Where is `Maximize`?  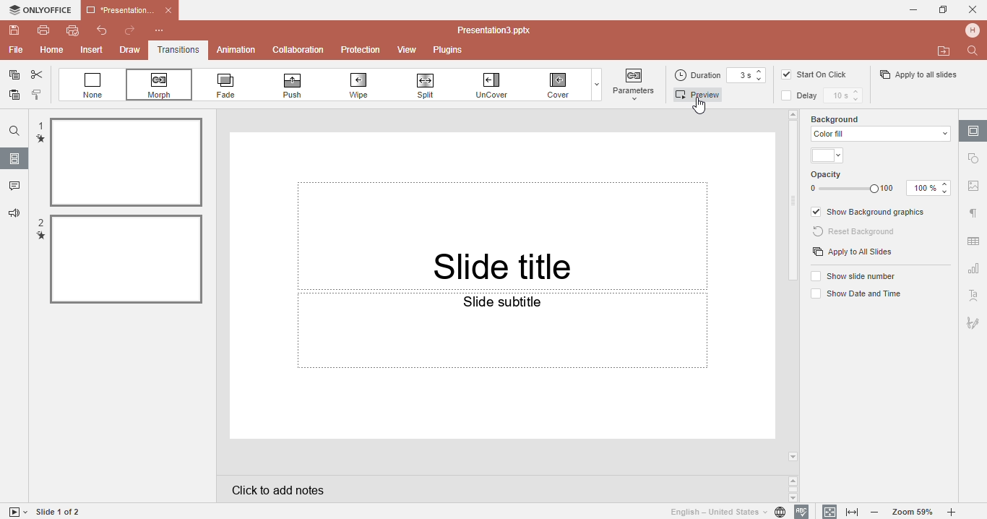 Maximize is located at coordinates (944, 9).